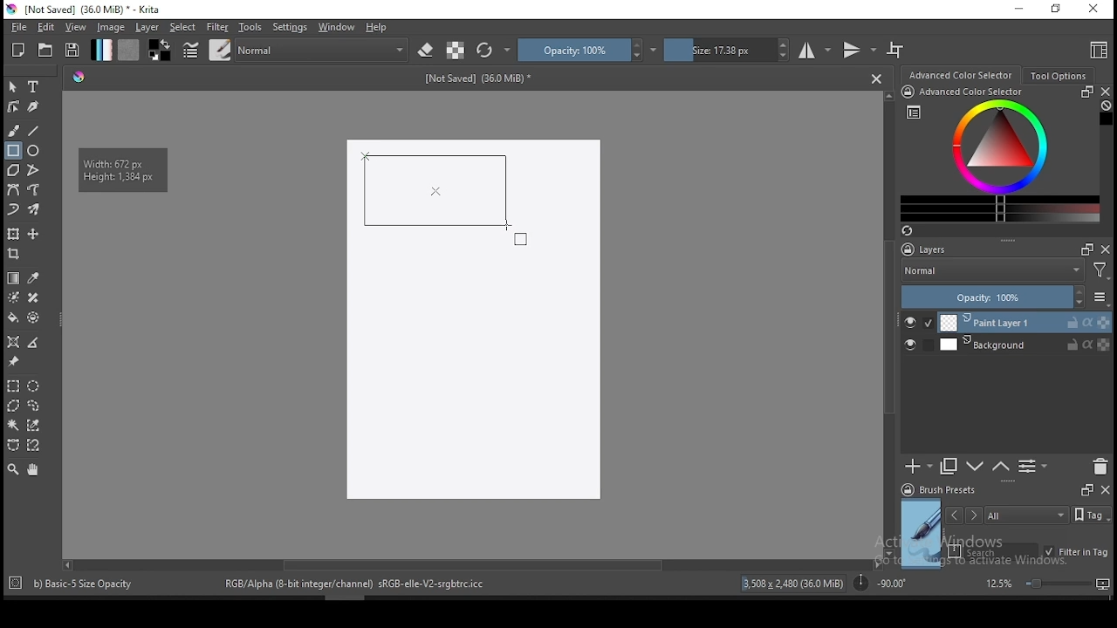  Describe the element at coordinates (14, 427) in the screenshot. I see `contiguous selection tool` at that location.